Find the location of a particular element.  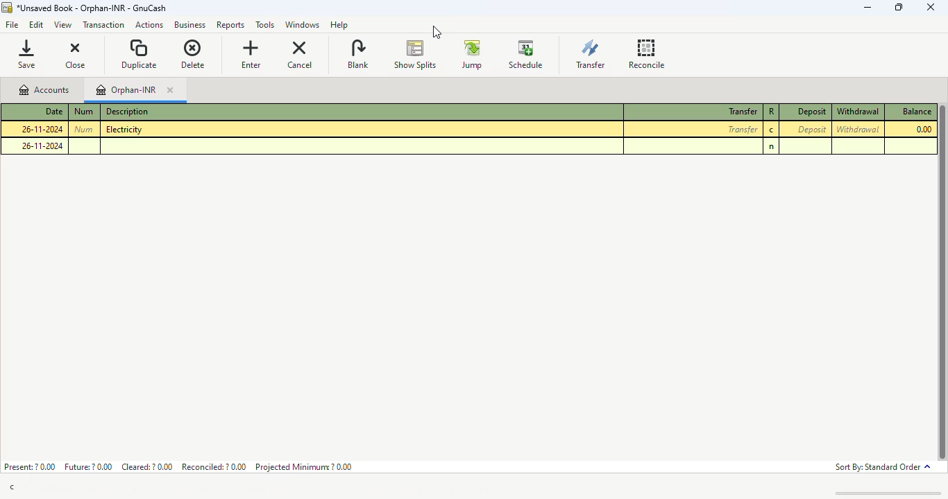

logo is located at coordinates (7, 8).